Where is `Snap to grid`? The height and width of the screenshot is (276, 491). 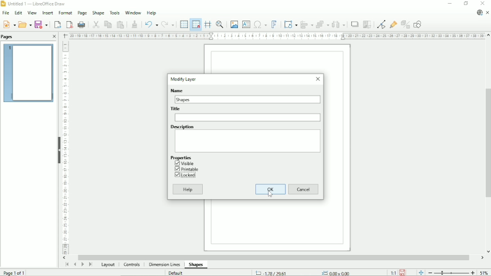
Snap to grid is located at coordinates (196, 24).